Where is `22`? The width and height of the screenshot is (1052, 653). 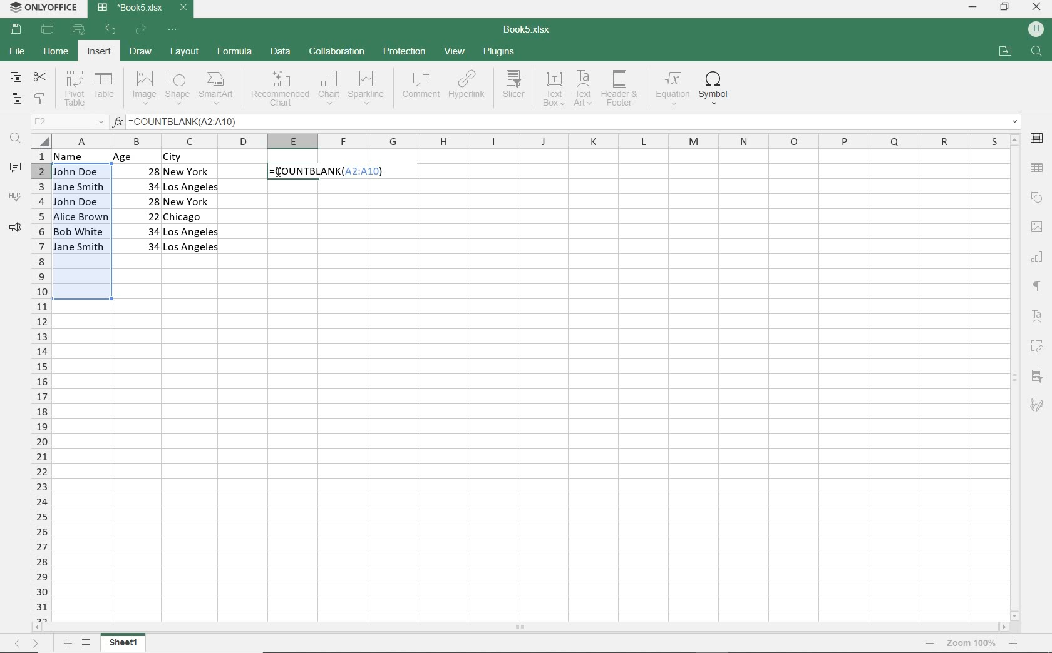 22 is located at coordinates (143, 215).